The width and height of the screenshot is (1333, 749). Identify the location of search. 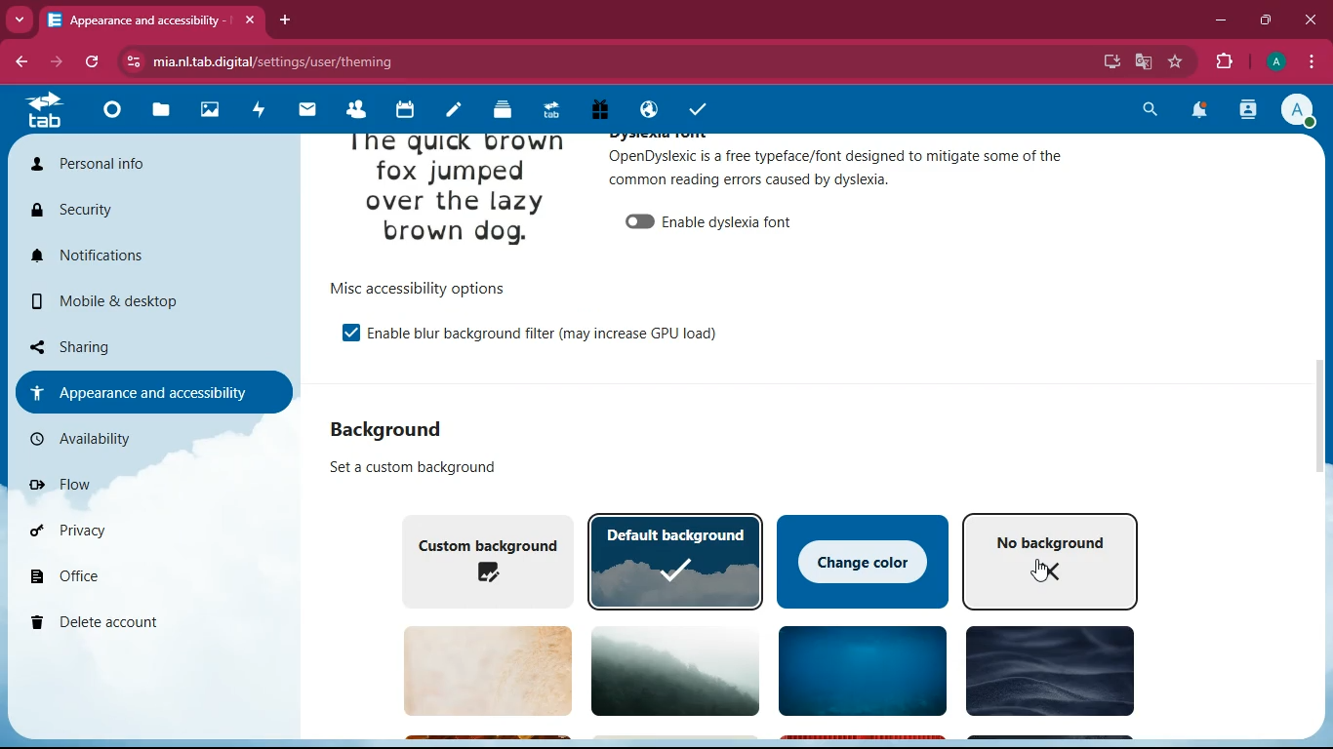
(1152, 109).